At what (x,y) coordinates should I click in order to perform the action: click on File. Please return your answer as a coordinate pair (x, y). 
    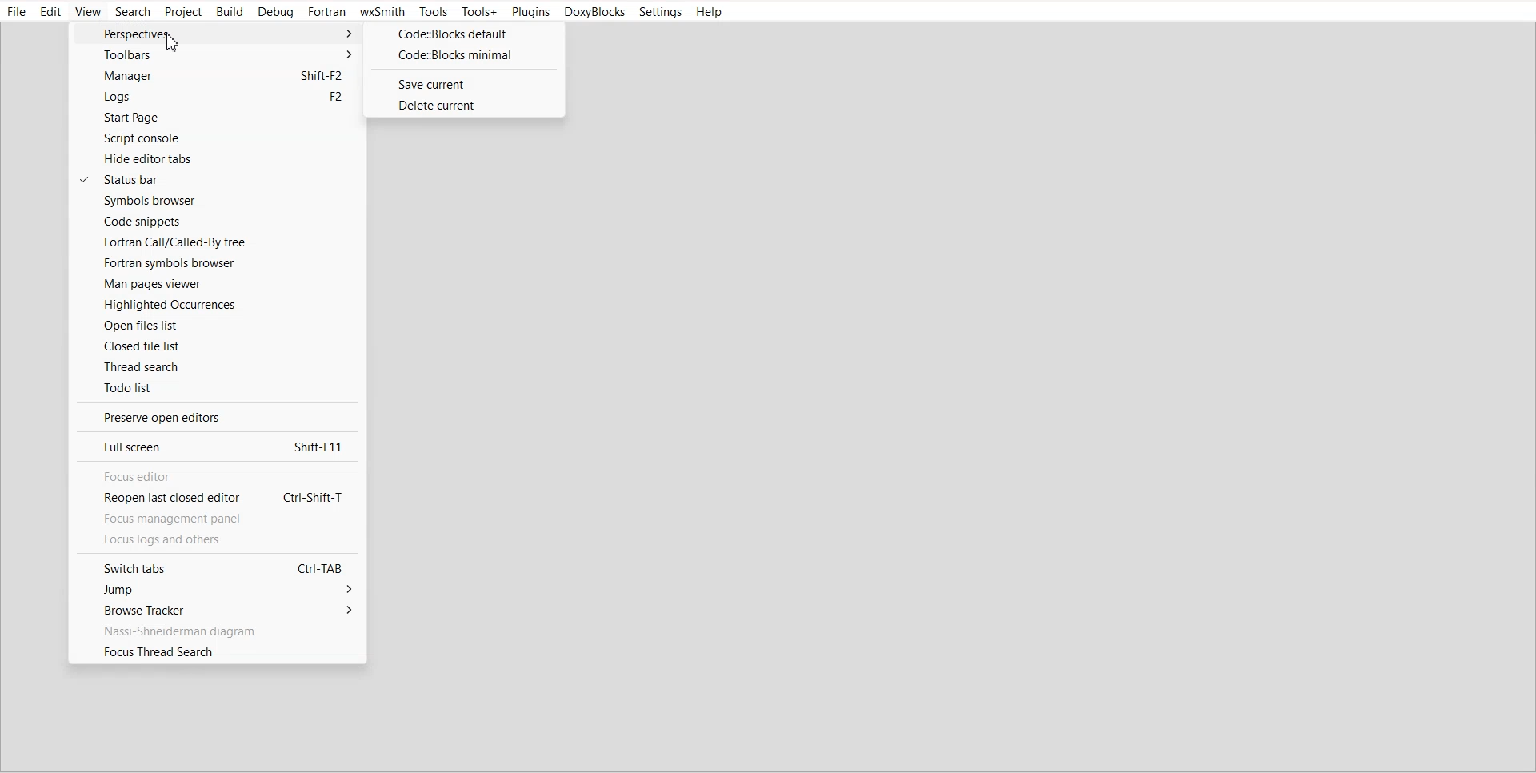
    Looking at the image, I should click on (18, 12).